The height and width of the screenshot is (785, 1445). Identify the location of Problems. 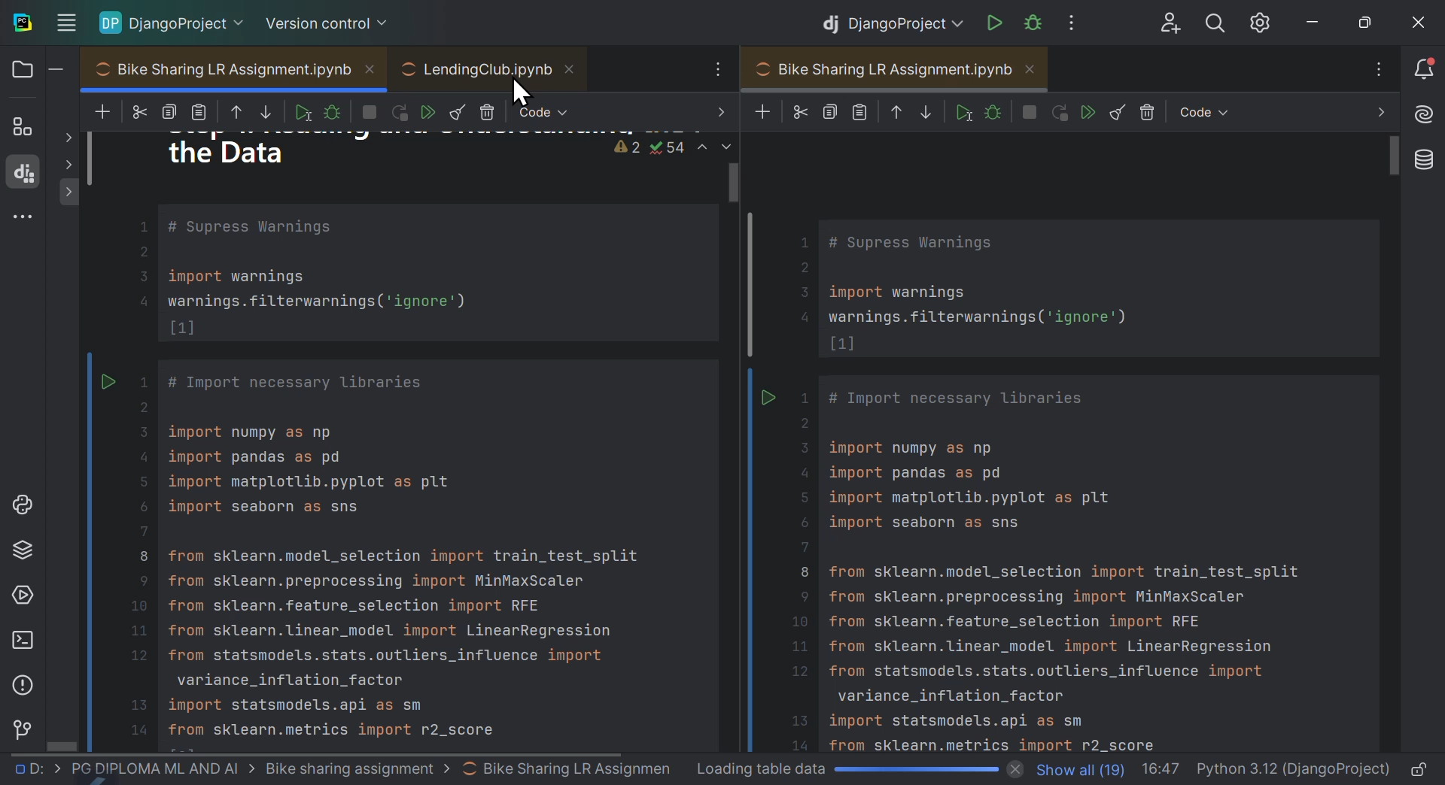
(23, 683).